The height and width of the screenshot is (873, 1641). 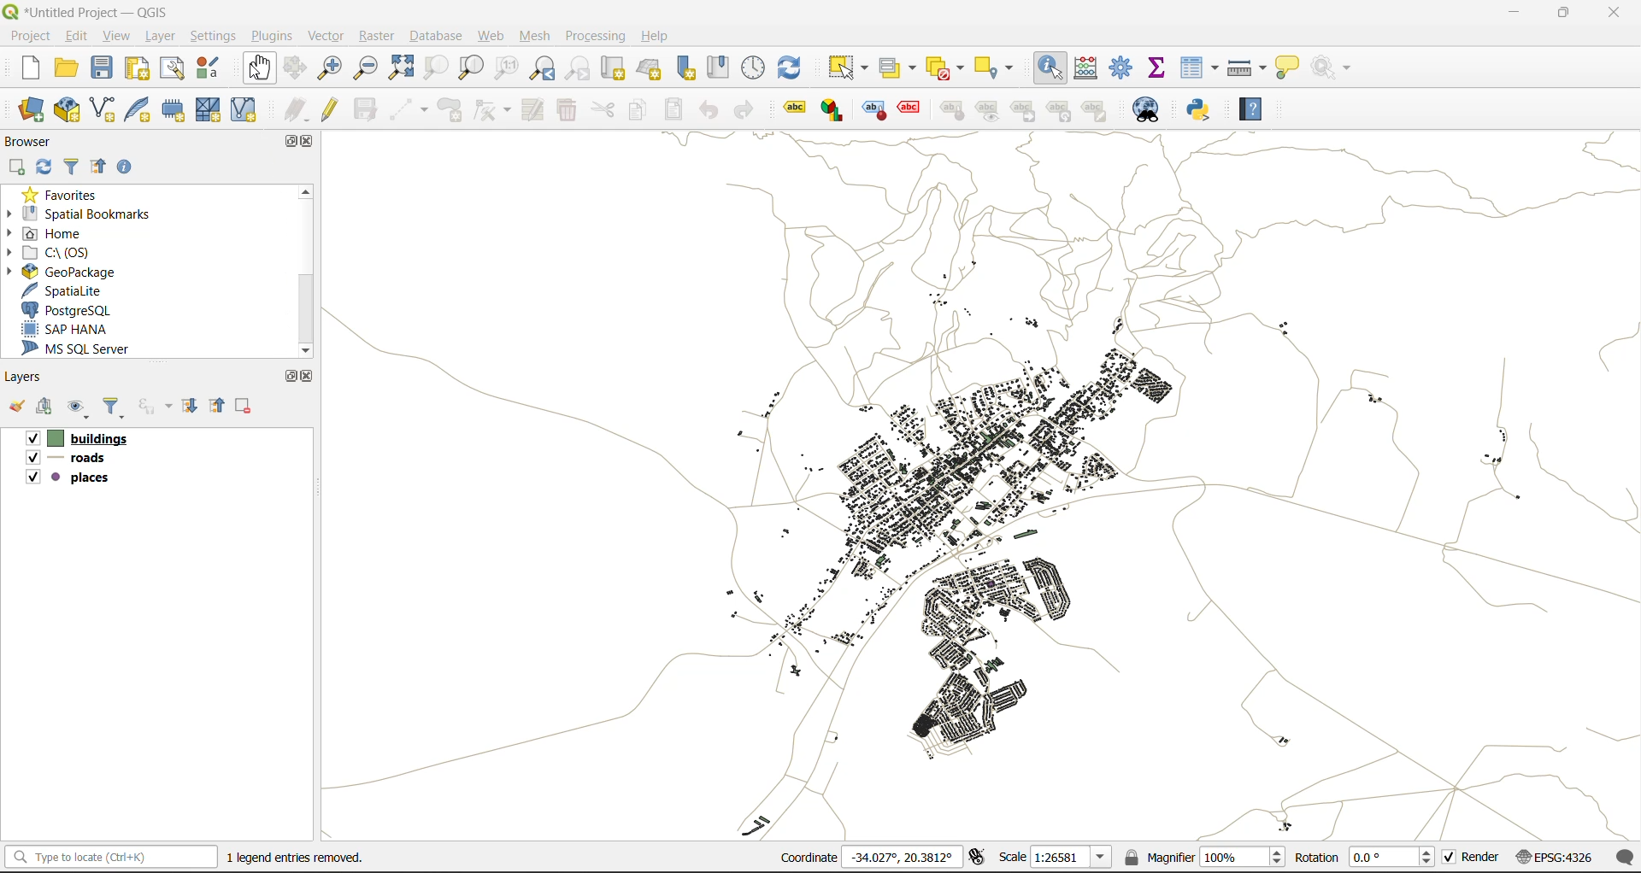 What do you see at coordinates (295, 108) in the screenshot?
I see `edits` at bounding box center [295, 108].